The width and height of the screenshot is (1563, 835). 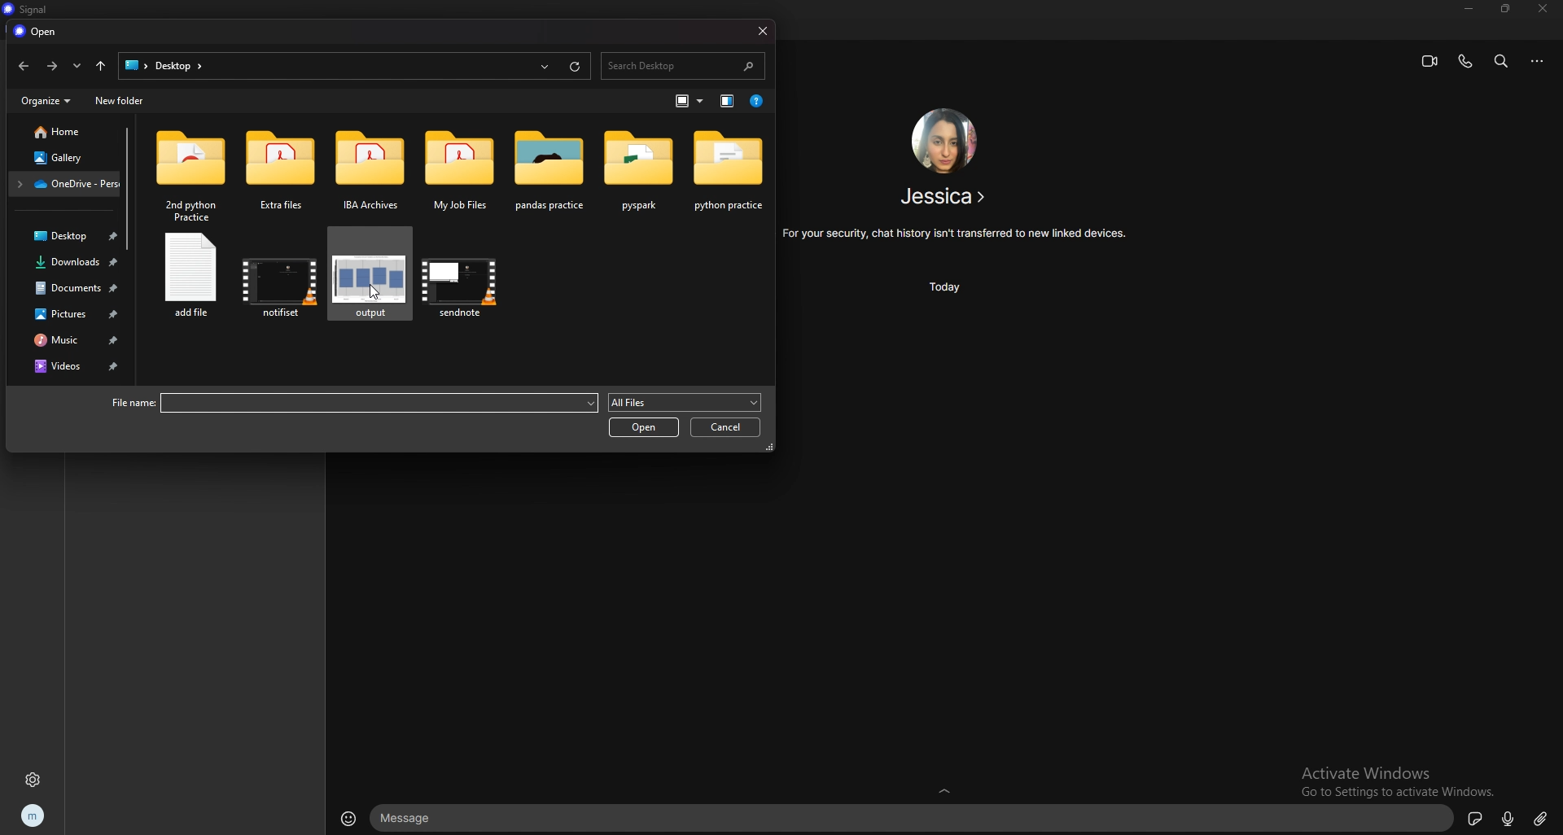 What do you see at coordinates (64, 157) in the screenshot?
I see `gallery` at bounding box center [64, 157].